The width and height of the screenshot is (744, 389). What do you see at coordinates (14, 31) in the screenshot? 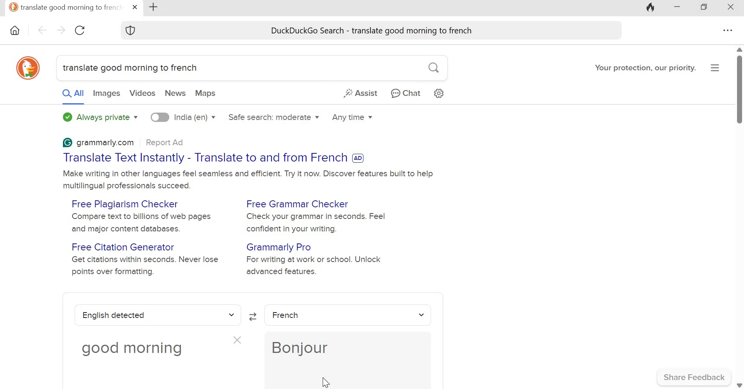
I see `Home icon` at bounding box center [14, 31].